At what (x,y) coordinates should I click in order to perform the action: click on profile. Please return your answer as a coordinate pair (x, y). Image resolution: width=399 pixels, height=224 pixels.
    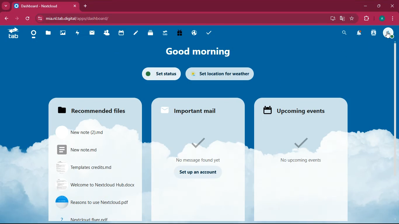
    Looking at the image, I should click on (381, 19).